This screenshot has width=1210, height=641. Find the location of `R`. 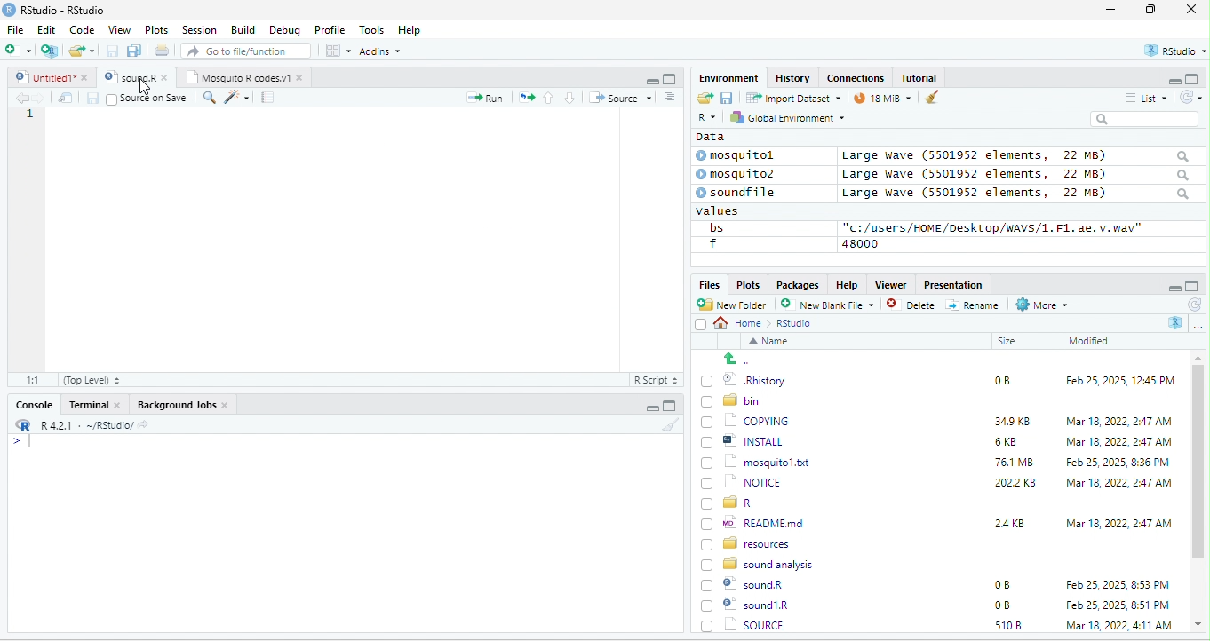

R is located at coordinates (705, 118).